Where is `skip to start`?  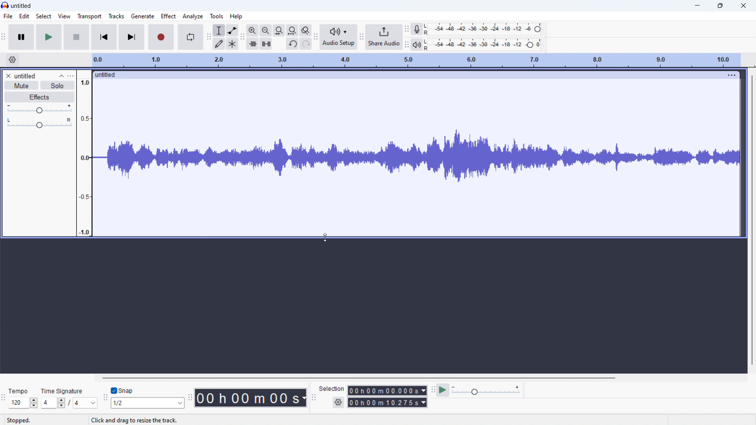 skip to start is located at coordinates (104, 37).